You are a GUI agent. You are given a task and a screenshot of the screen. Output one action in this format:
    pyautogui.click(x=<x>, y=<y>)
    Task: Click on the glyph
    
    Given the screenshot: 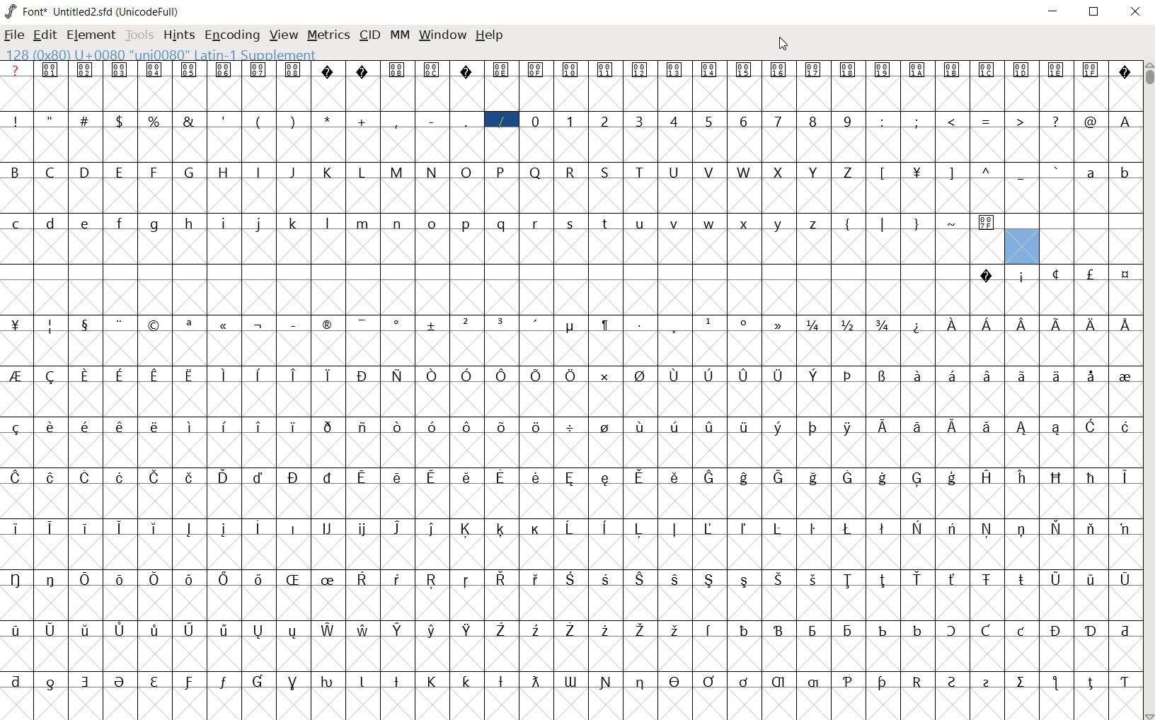 What is the action you would take?
    pyautogui.click(x=1022, y=477)
    